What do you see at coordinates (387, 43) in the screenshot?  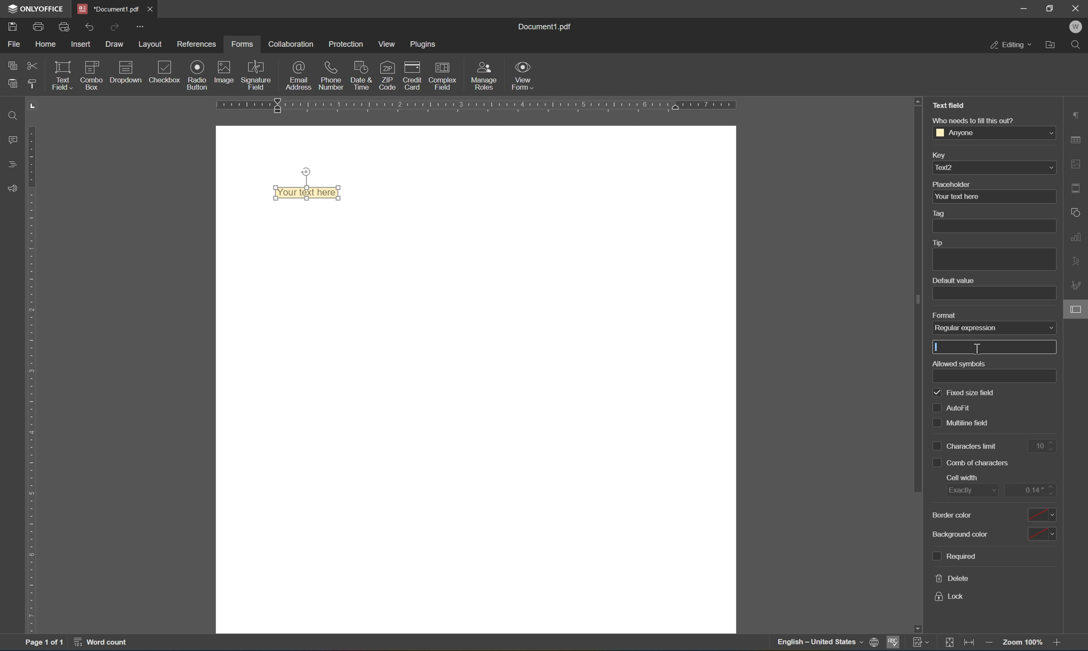 I see `view` at bounding box center [387, 43].